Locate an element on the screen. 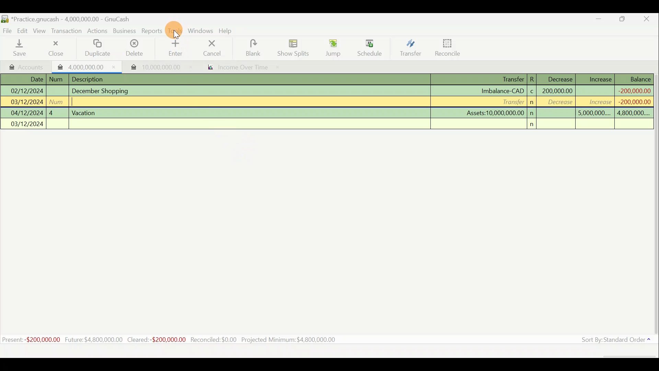  Imported transaction is located at coordinates (84, 66).